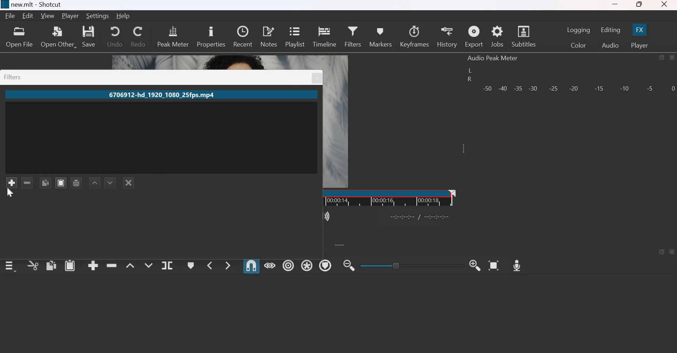  I want to click on , so click(317, 79).